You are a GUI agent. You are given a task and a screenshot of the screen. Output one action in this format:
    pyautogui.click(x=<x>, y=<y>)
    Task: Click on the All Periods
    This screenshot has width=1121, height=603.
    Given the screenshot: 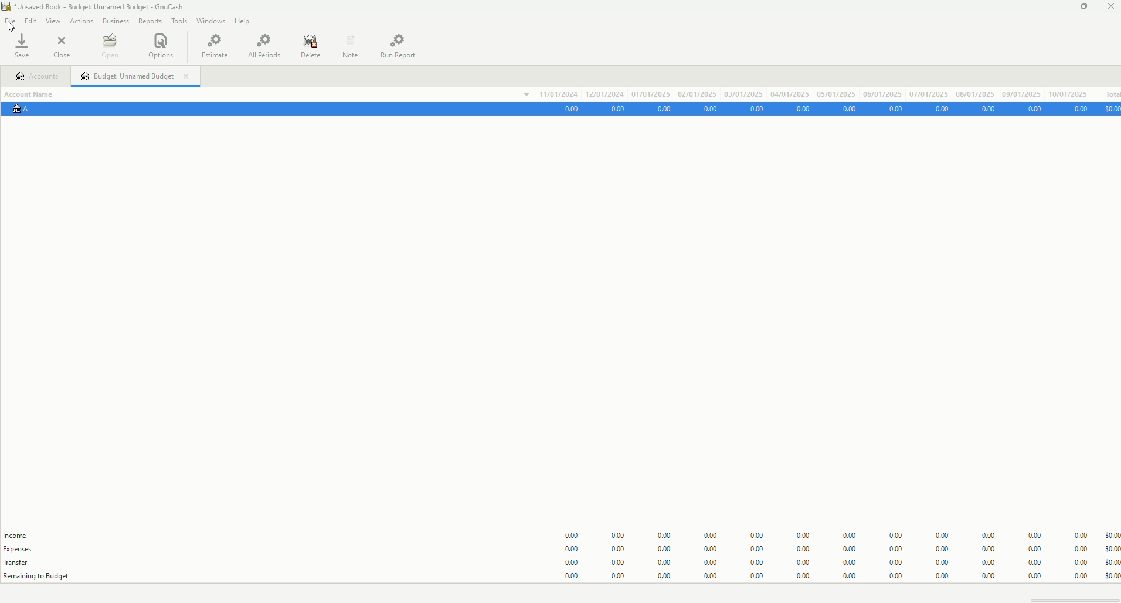 What is the action you would take?
    pyautogui.click(x=263, y=45)
    